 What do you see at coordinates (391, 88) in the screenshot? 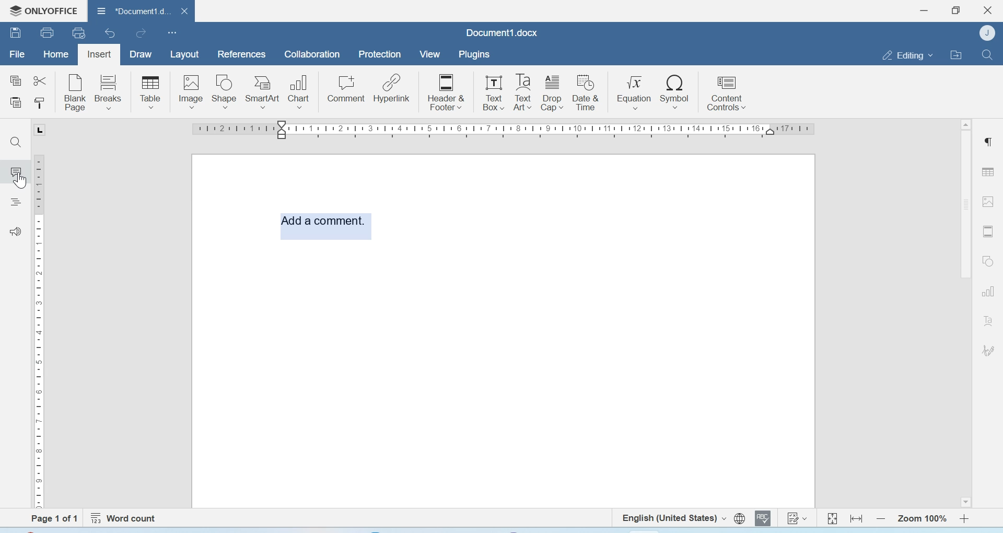
I see `Hyperlink` at bounding box center [391, 88].